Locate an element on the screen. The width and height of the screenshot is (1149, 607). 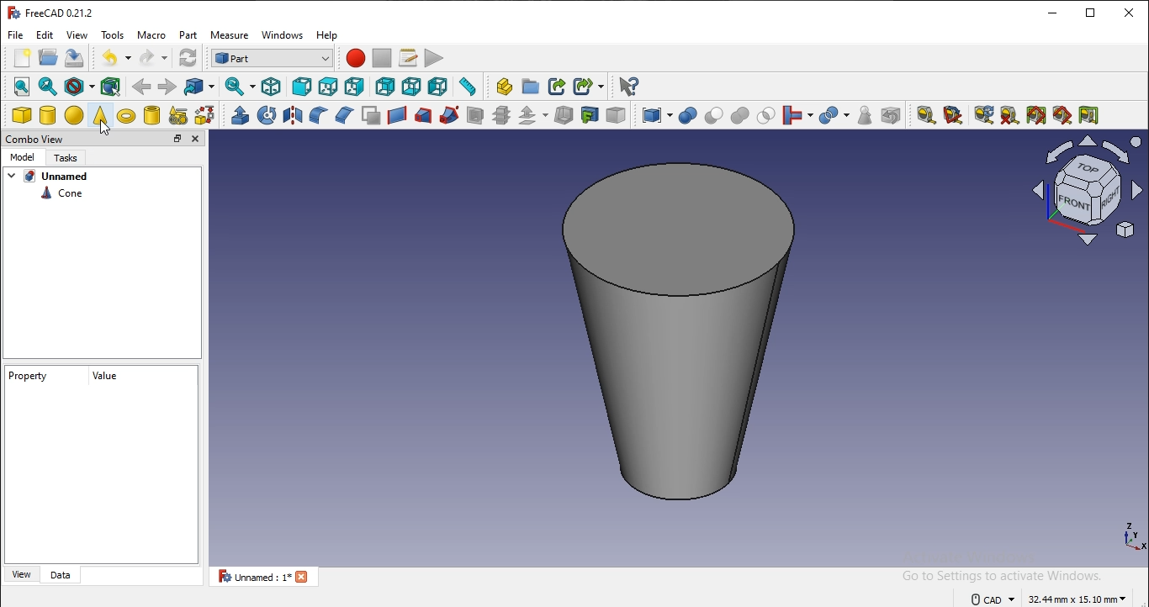
dara is located at coordinates (64, 573).